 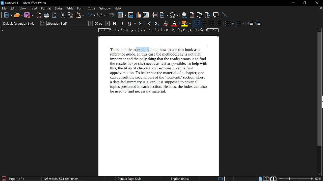 What do you see at coordinates (24, 24) in the screenshot?
I see `paragraph style` at bounding box center [24, 24].